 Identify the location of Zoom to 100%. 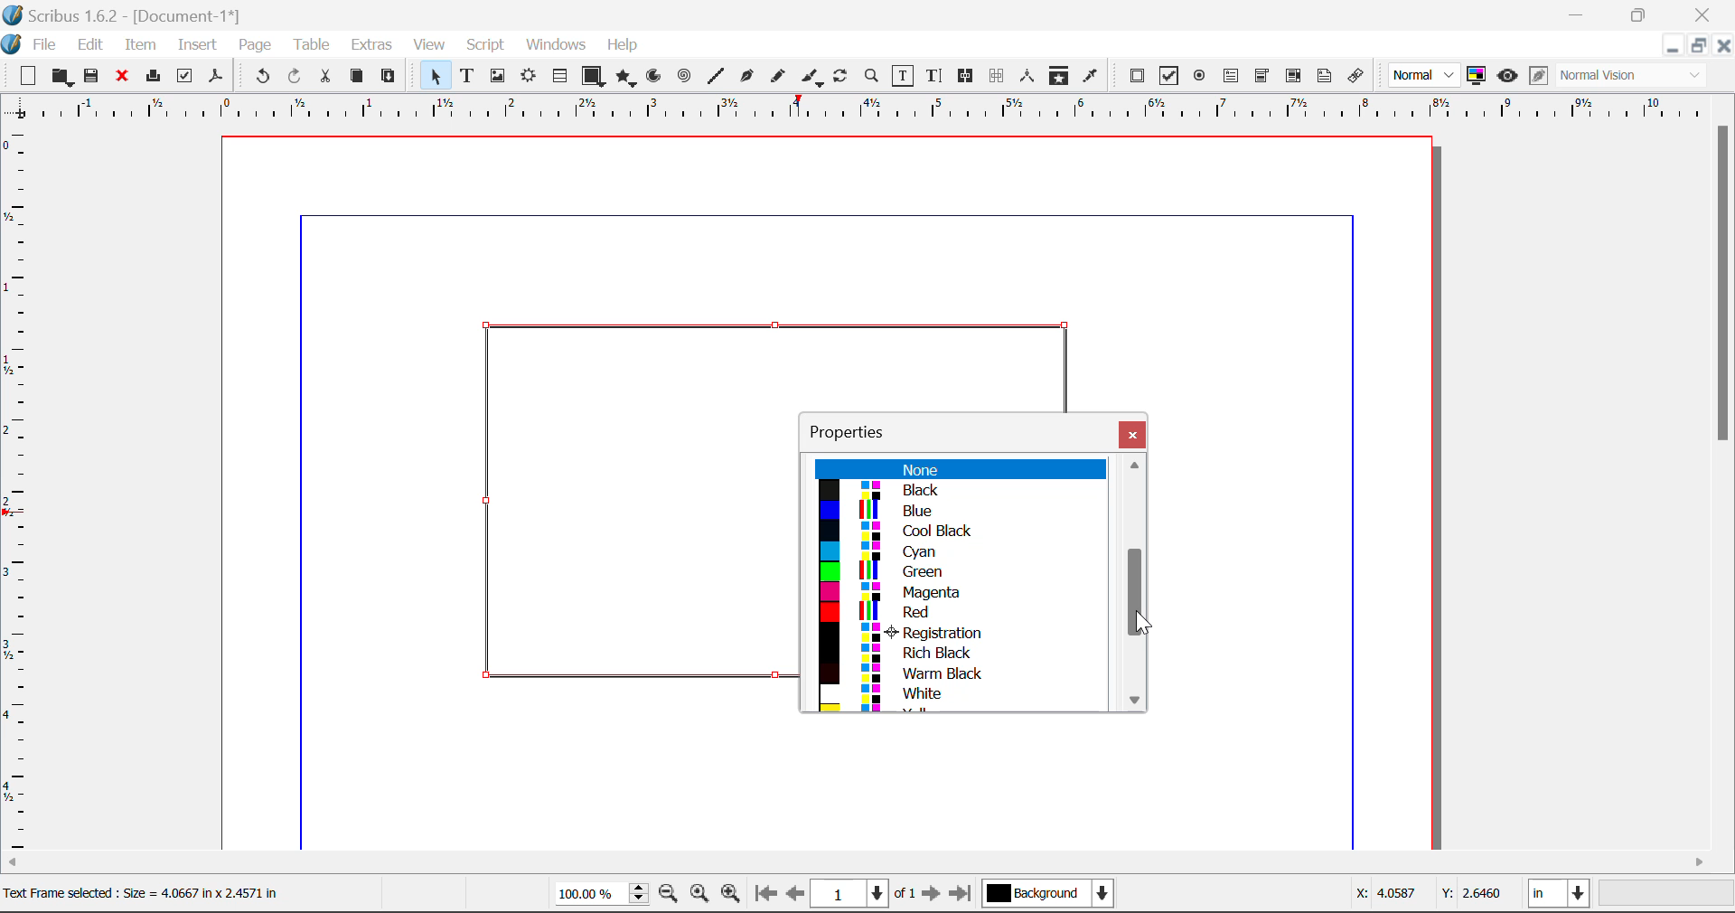
(699, 896).